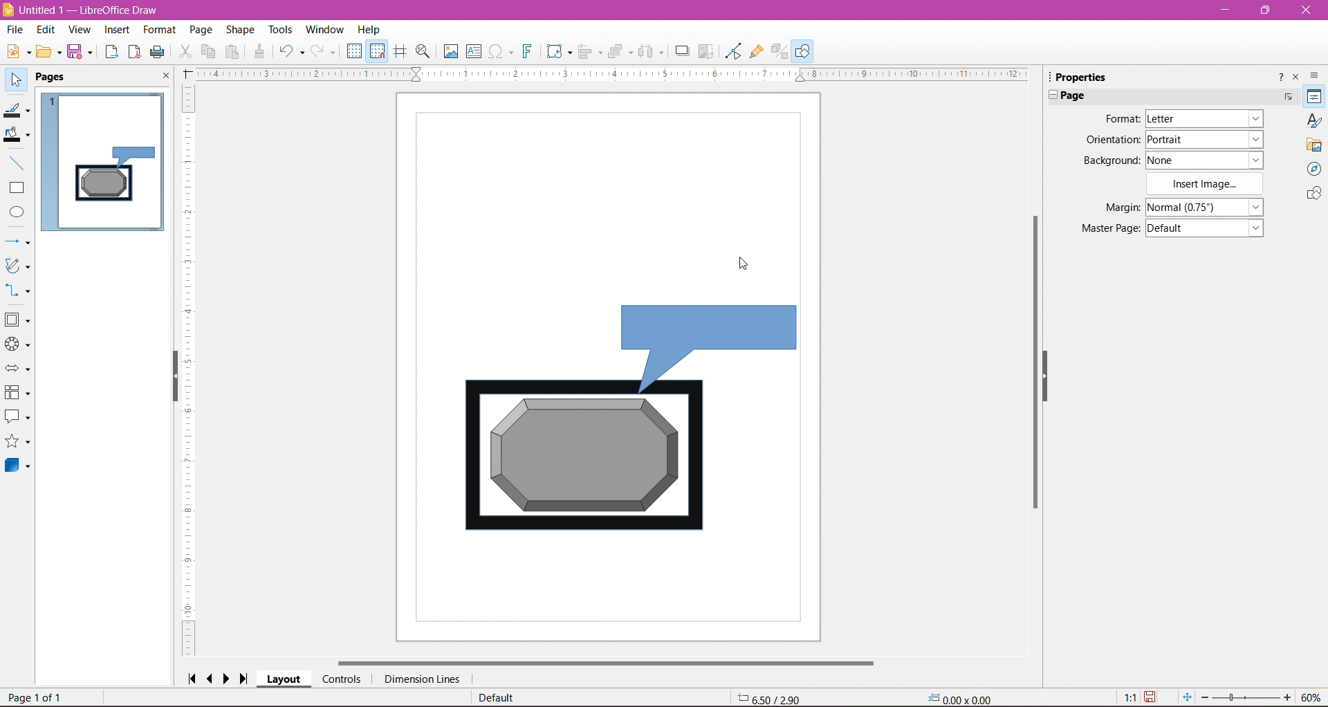 The width and height of the screenshot is (1328, 707). Describe the element at coordinates (110, 51) in the screenshot. I see `Export` at that location.